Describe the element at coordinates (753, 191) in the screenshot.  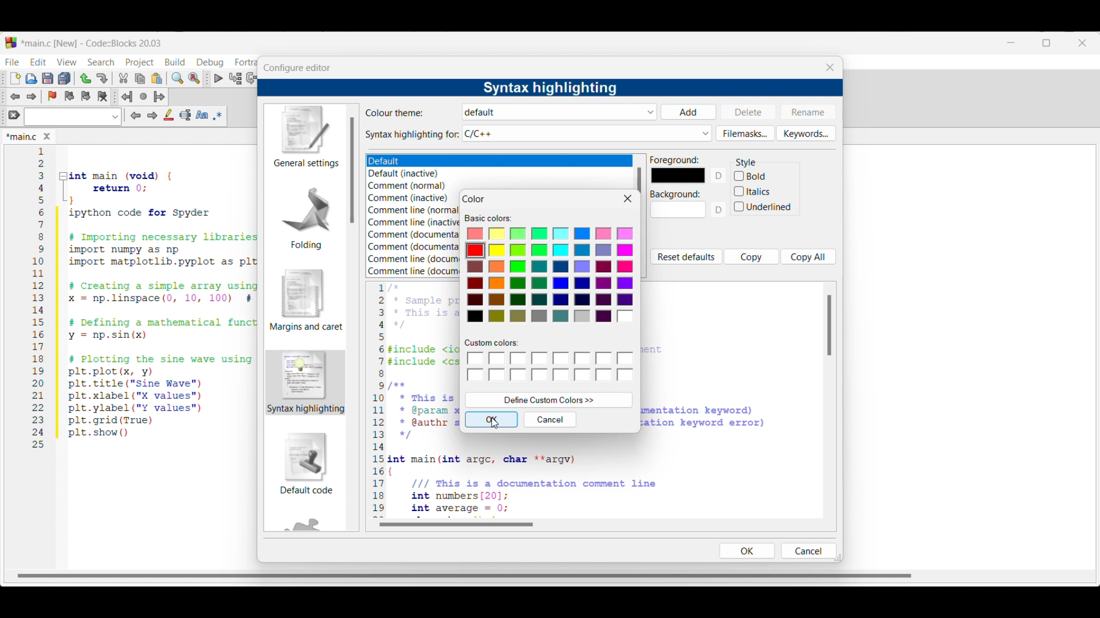
I see `italics` at that location.